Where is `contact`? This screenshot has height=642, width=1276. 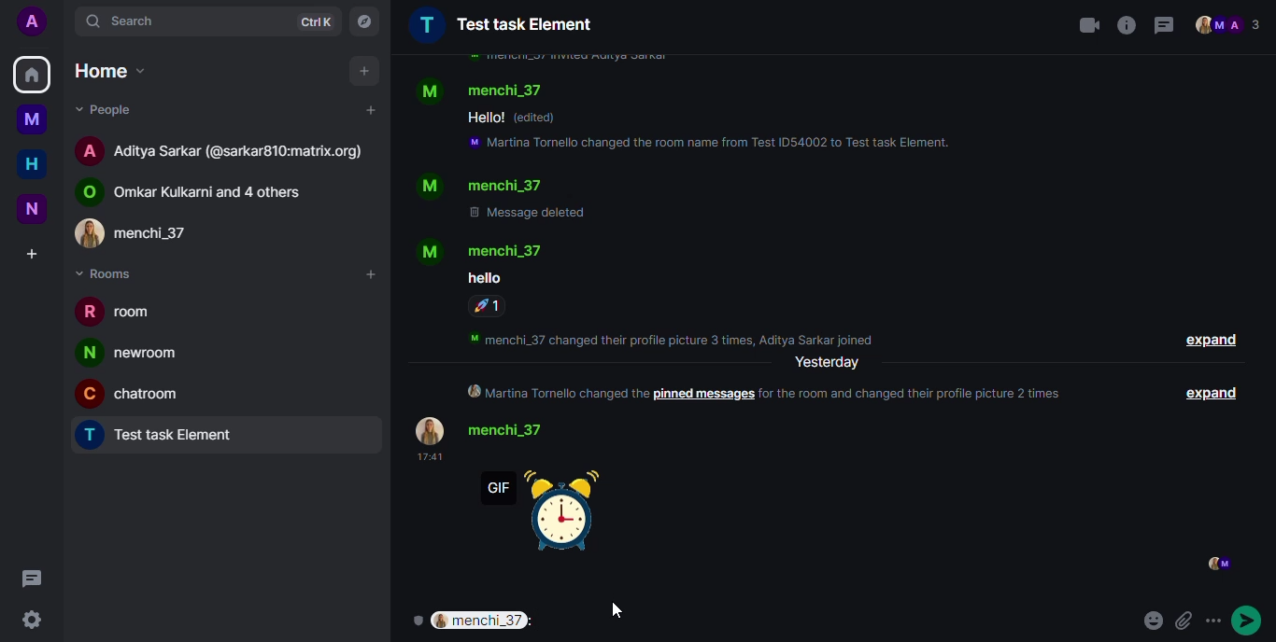 contact is located at coordinates (489, 430).